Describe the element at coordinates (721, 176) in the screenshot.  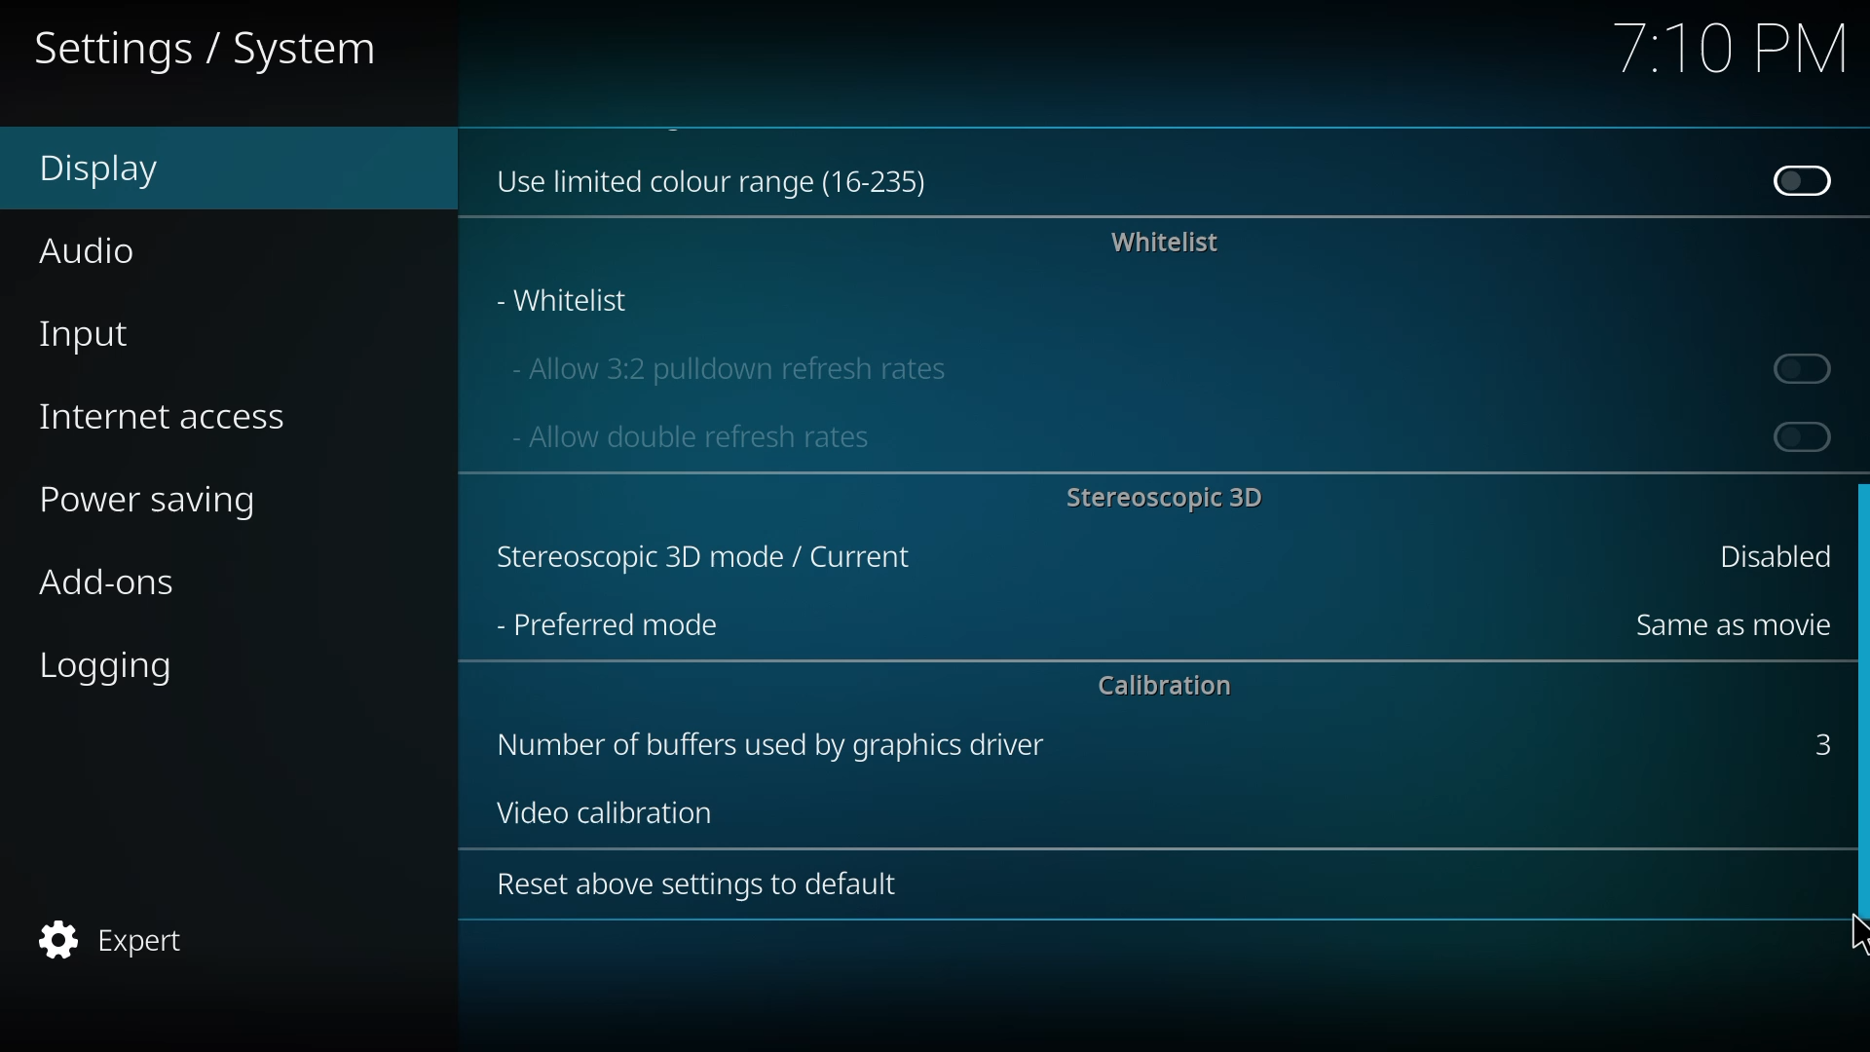
I see `use limited color range` at that location.